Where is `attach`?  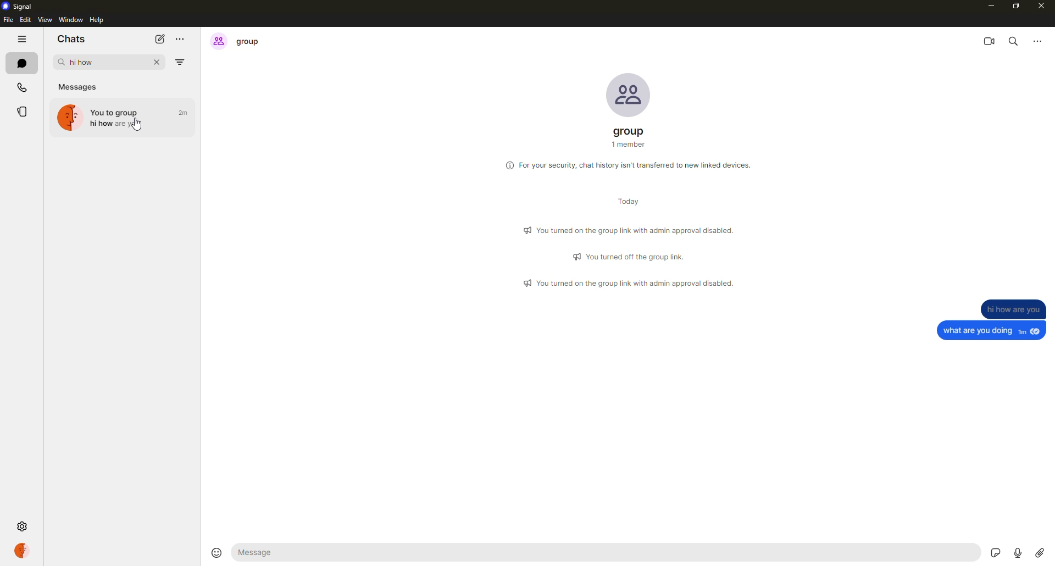
attach is located at coordinates (1040, 552).